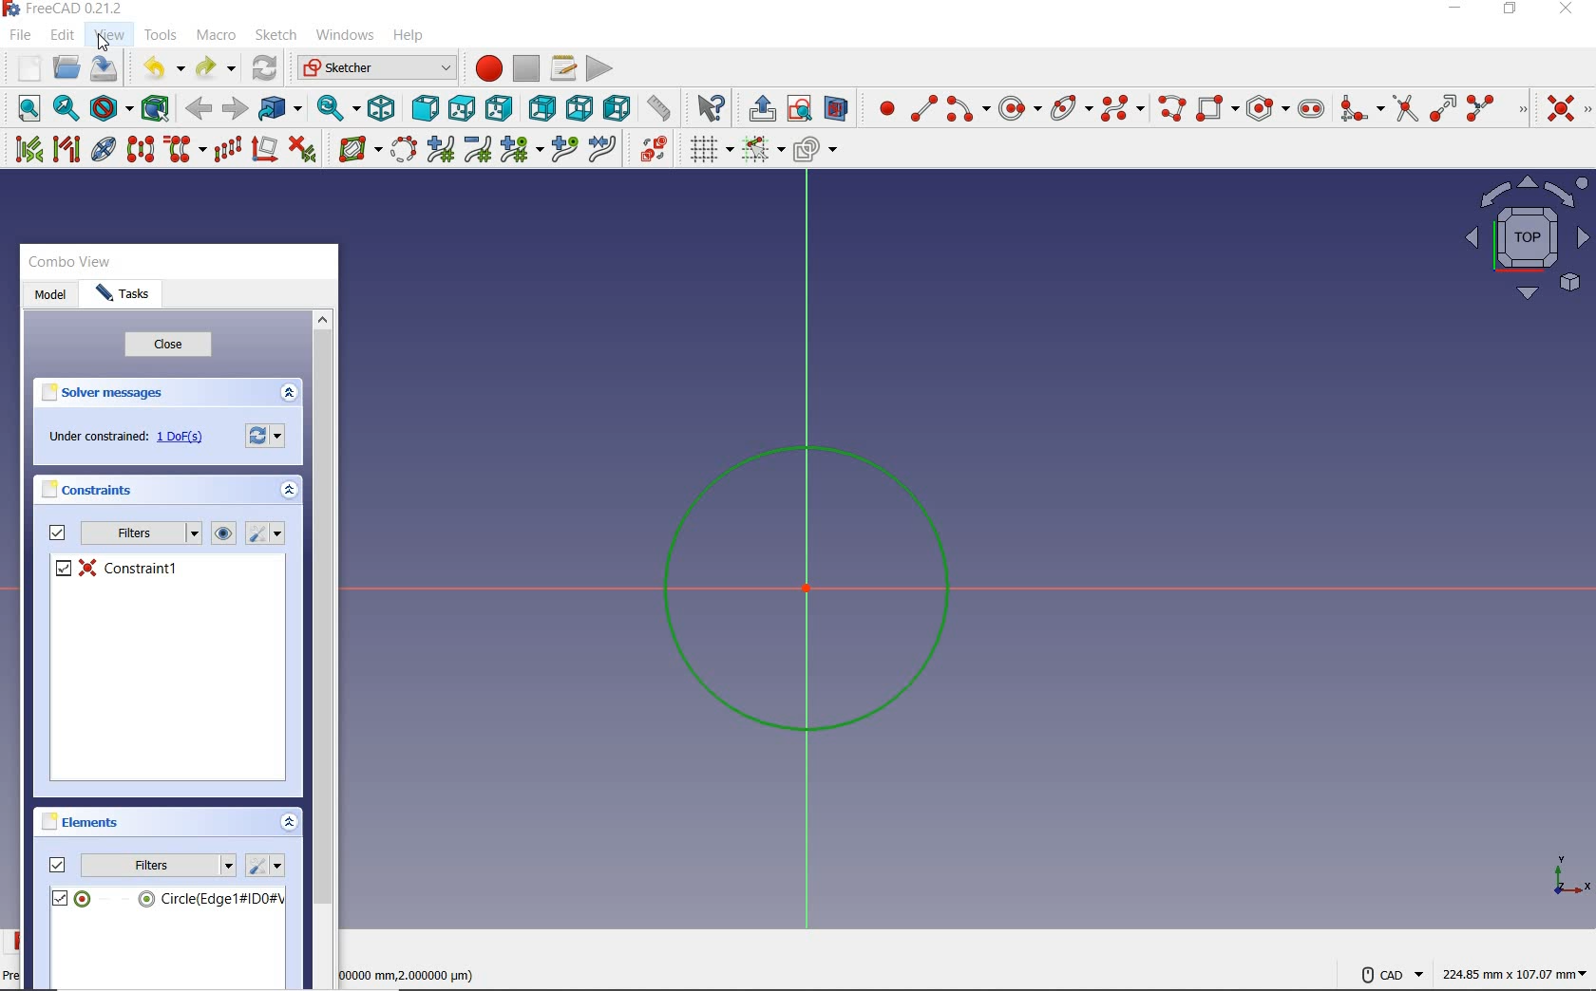 The image size is (1596, 991). Describe the element at coordinates (578, 107) in the screenshot. I see `bottom` at that location.